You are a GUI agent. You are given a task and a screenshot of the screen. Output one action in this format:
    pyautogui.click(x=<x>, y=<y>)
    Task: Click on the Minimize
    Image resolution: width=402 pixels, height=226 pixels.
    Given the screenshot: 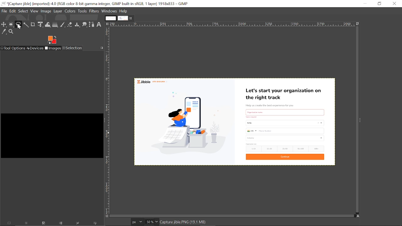 What is the action you would take?
    pyautogui.click(x=365, y=3)
    